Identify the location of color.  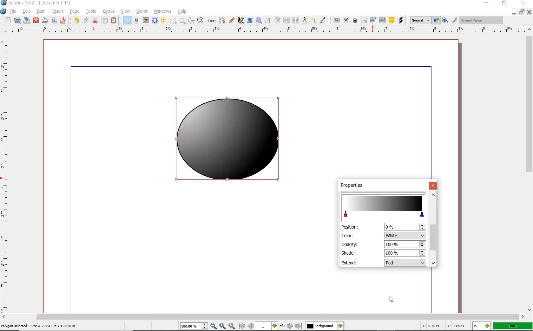
(405, 235).